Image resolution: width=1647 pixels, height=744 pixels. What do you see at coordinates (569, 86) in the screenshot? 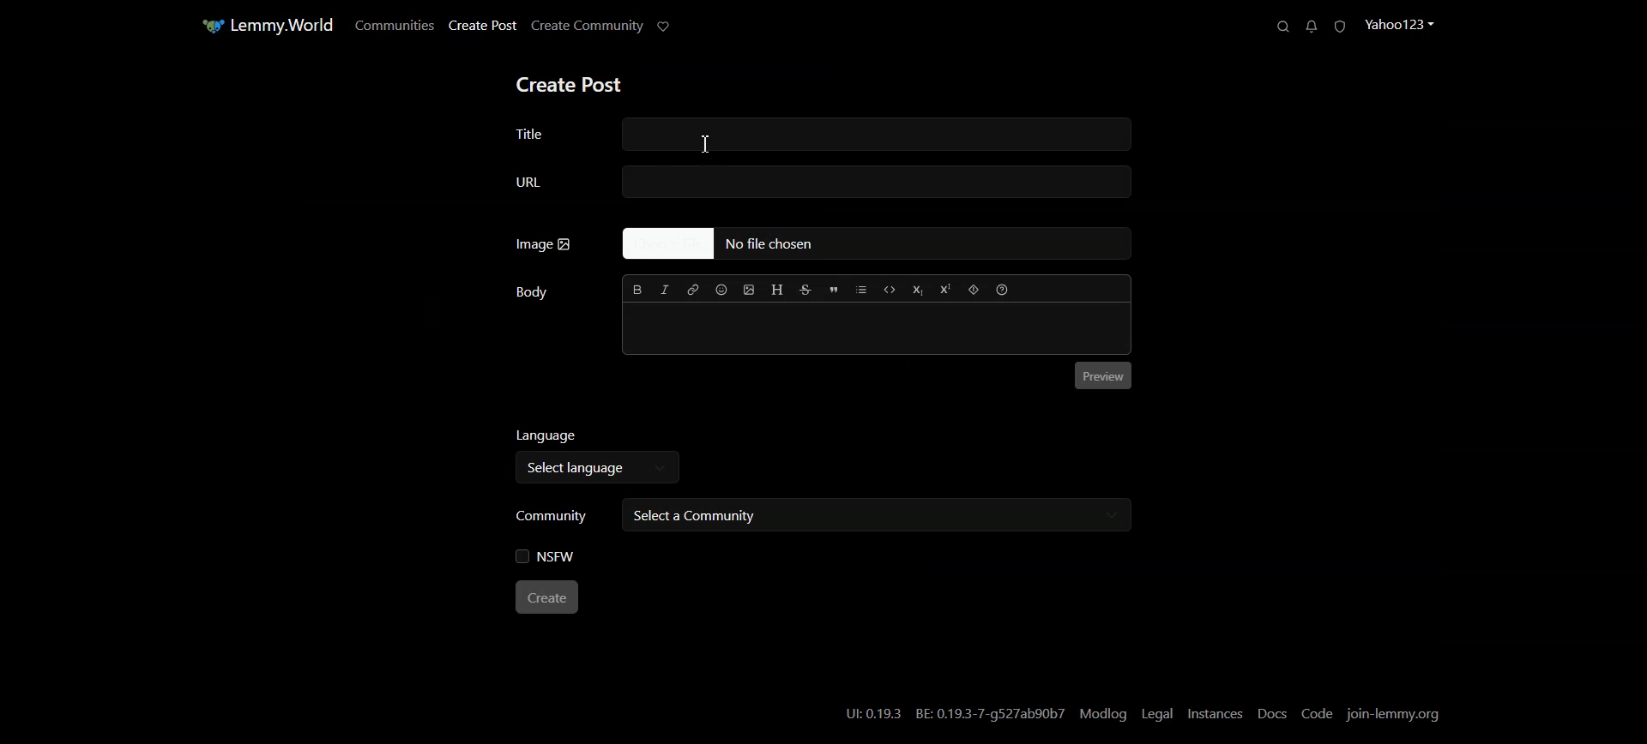
I see `Create Post` at bounding box center [569, 86].